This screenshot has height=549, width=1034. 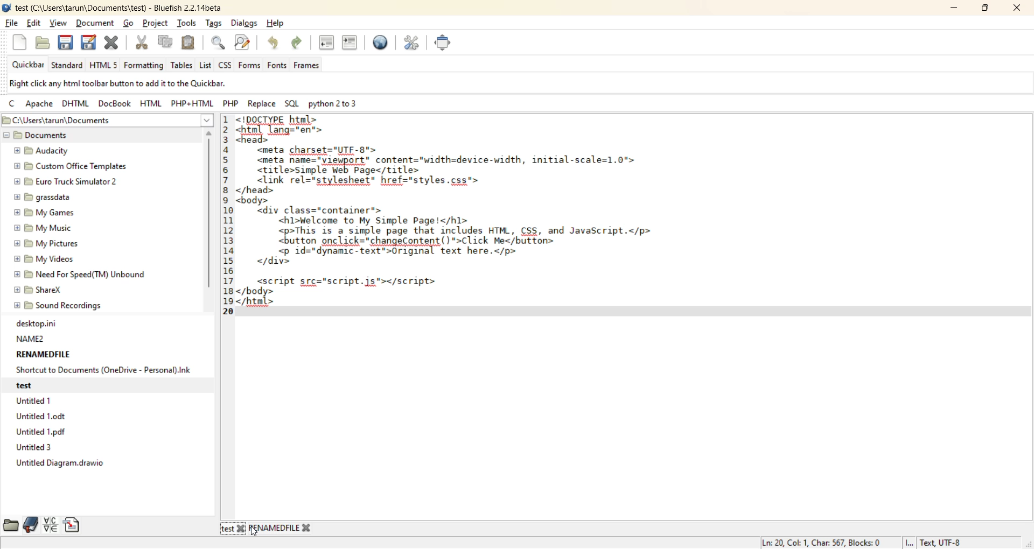 What do you see at coordinates (44, 213) in the screenshot?
I see `My Games` at bounding box center [44, 213].